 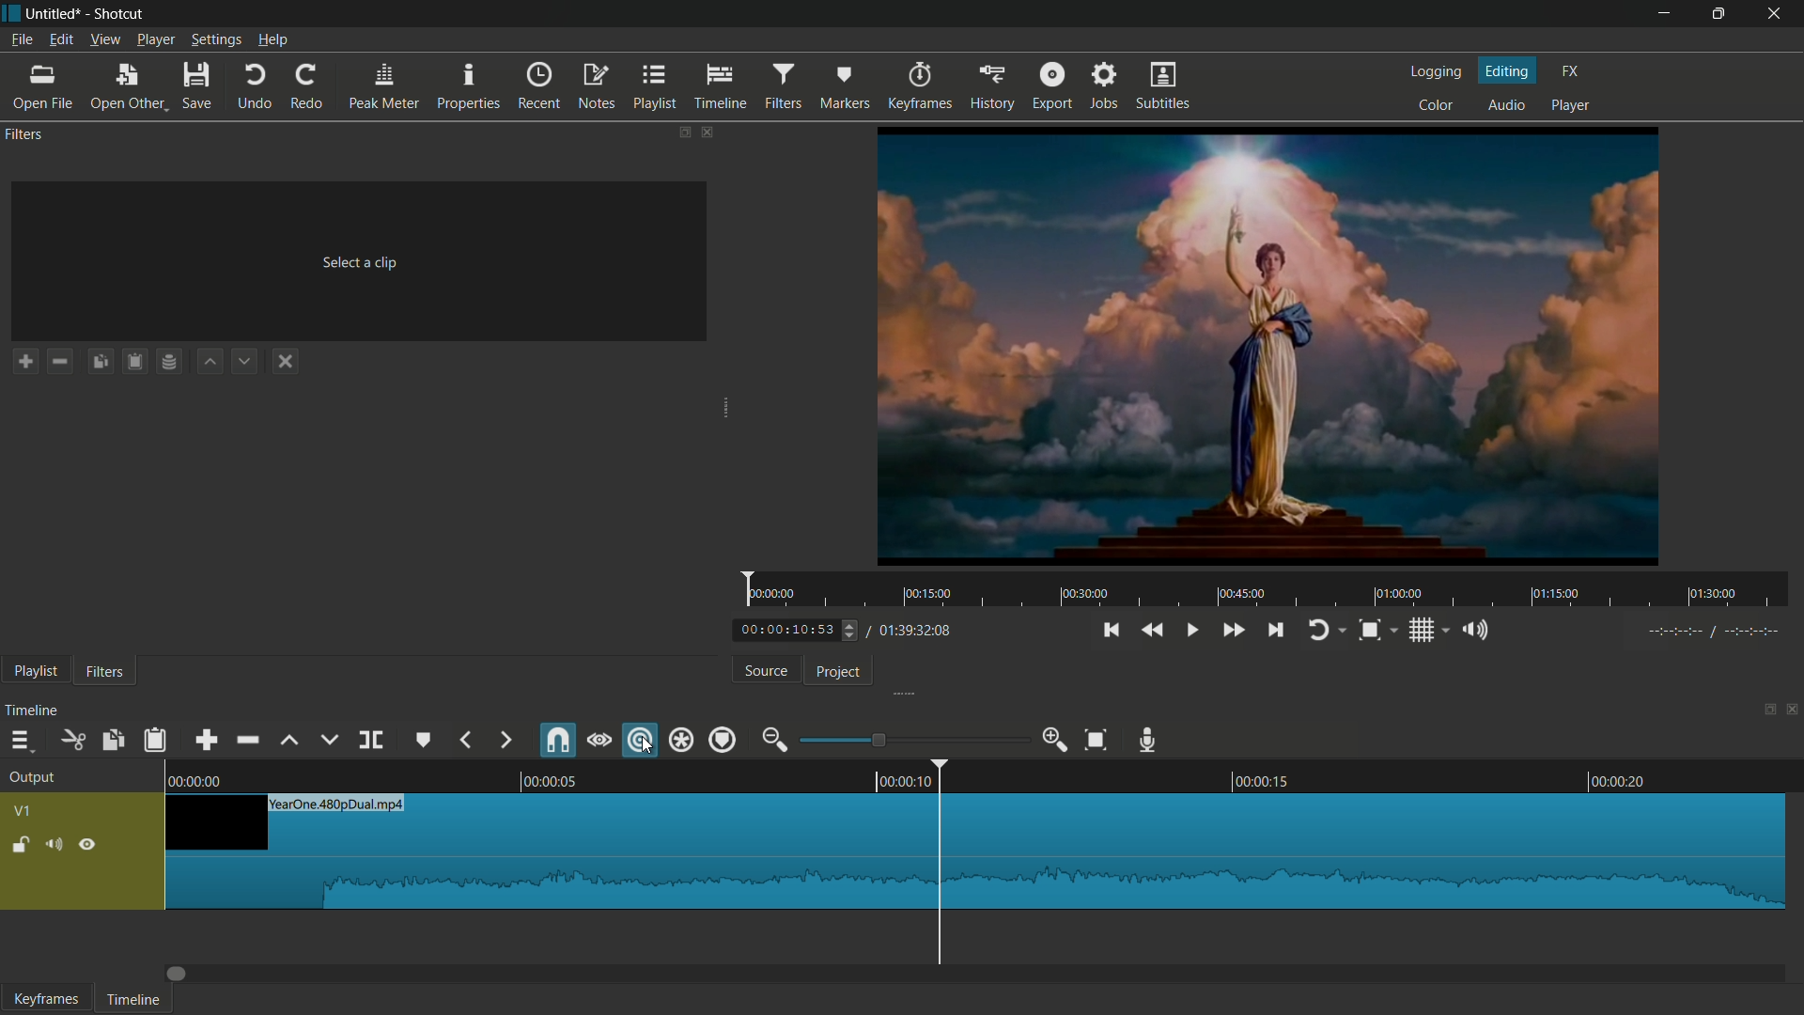 What do you see at coordinates (539, 86) in the screenshot?
I see `recent` at bounding box center [539, 86].